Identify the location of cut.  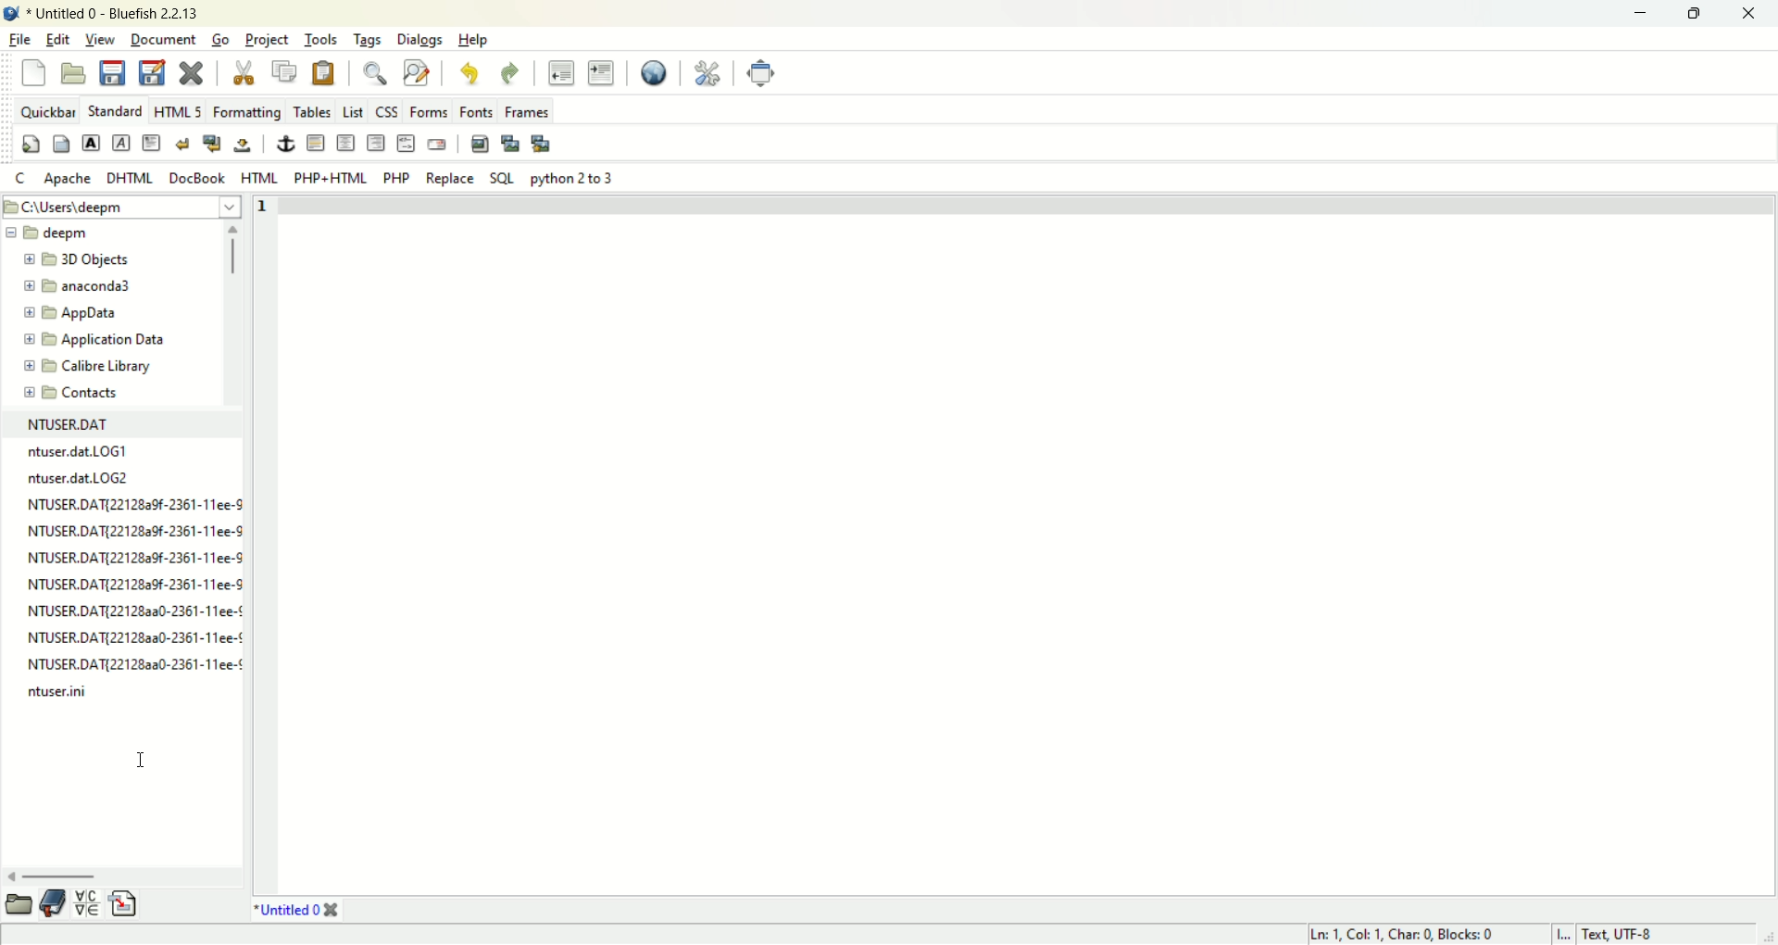
(244, 72).